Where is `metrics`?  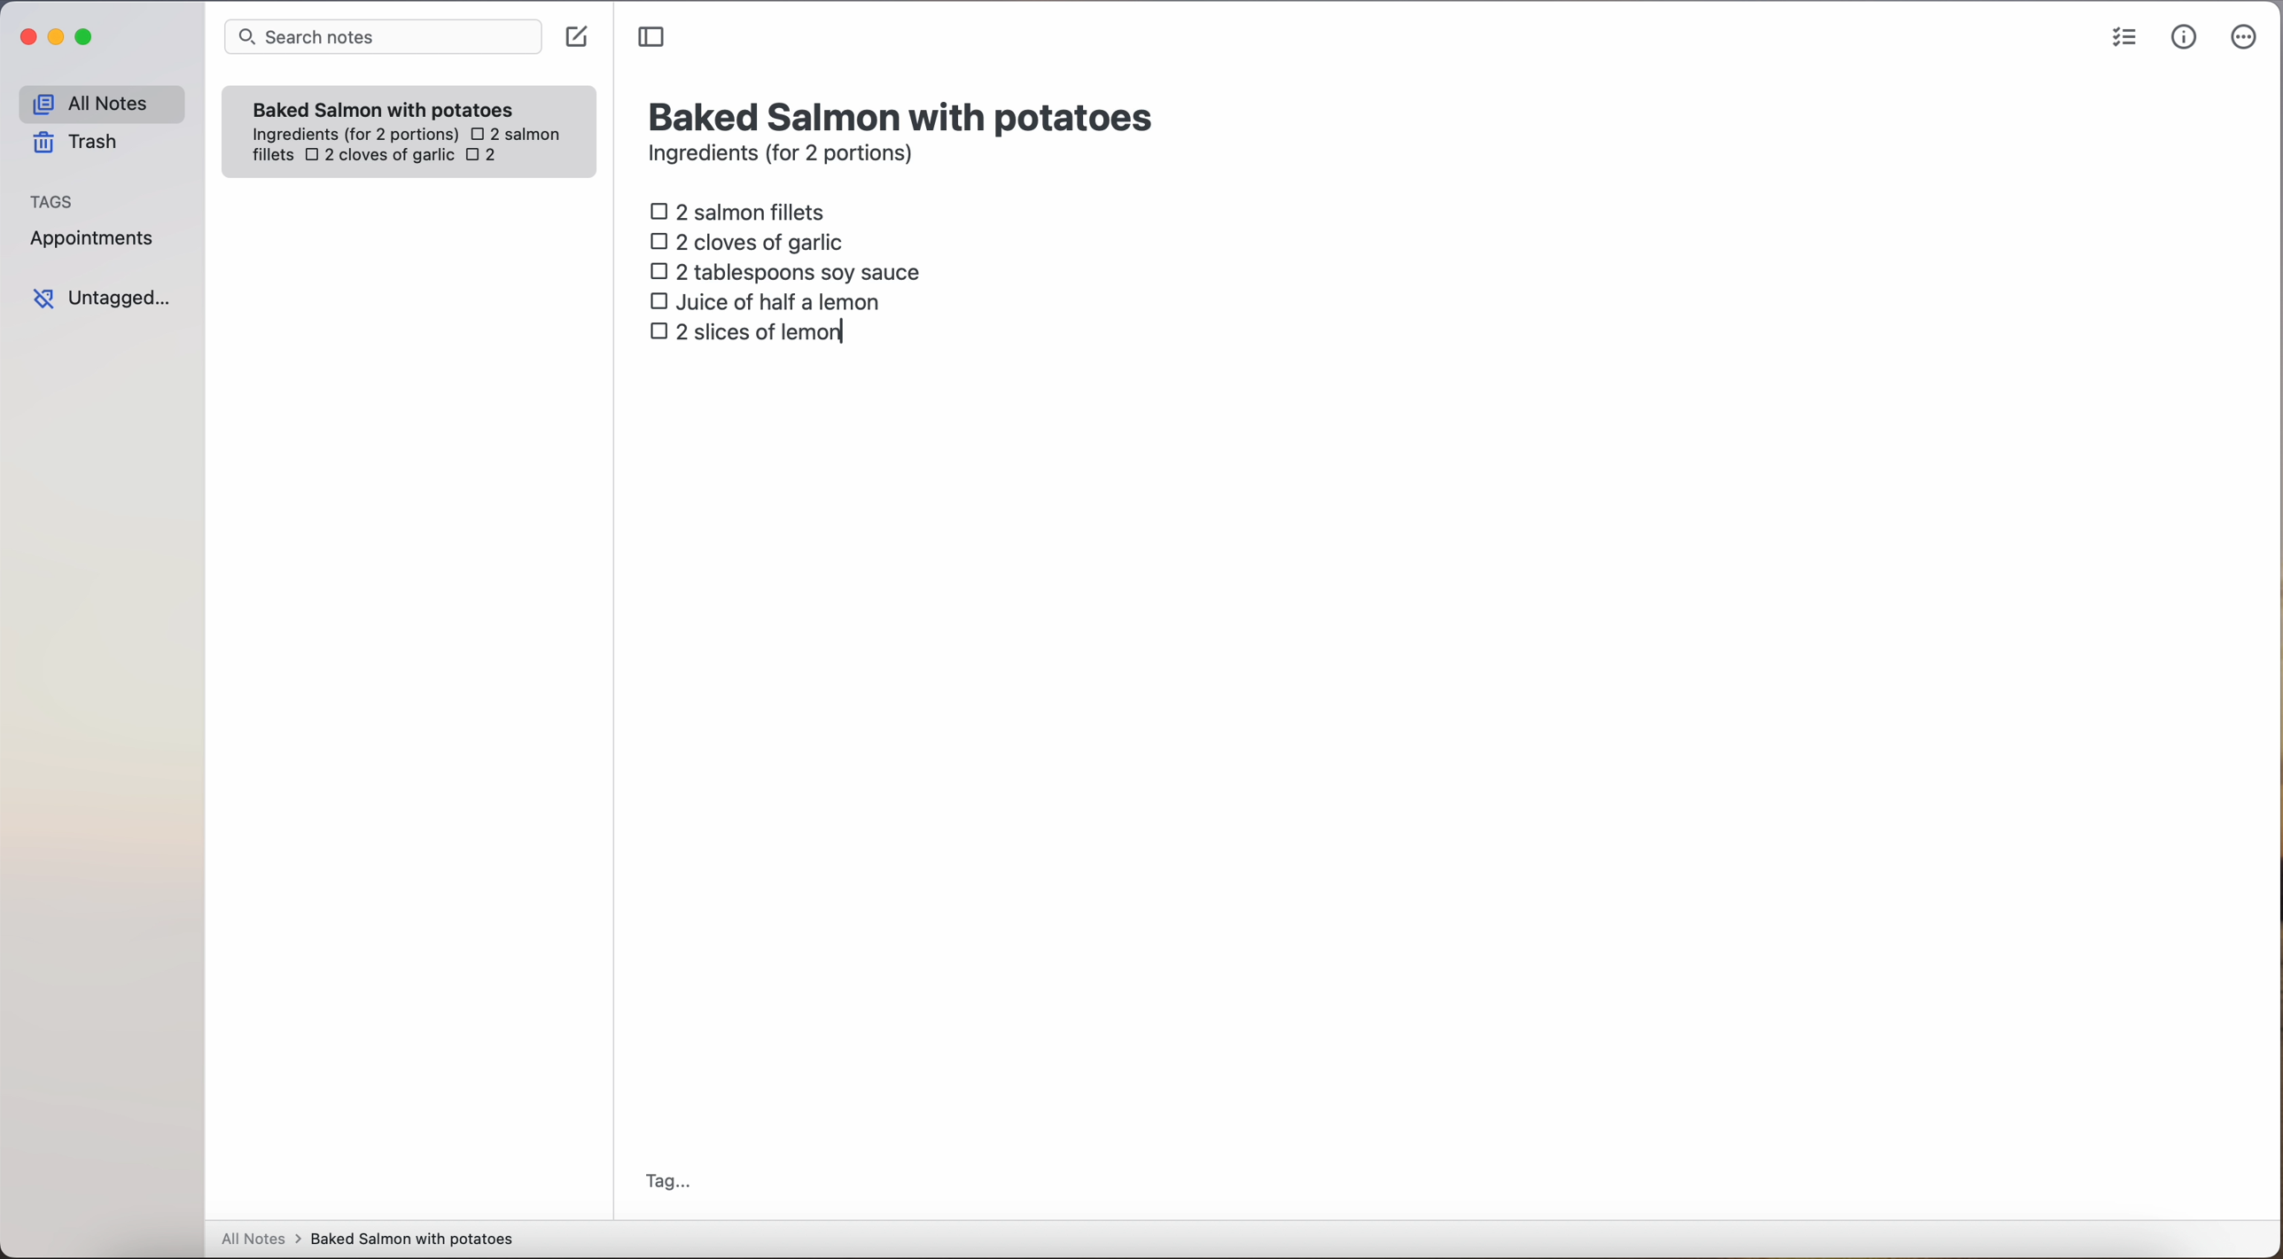
metrics is located at coordinates (2185, 36).